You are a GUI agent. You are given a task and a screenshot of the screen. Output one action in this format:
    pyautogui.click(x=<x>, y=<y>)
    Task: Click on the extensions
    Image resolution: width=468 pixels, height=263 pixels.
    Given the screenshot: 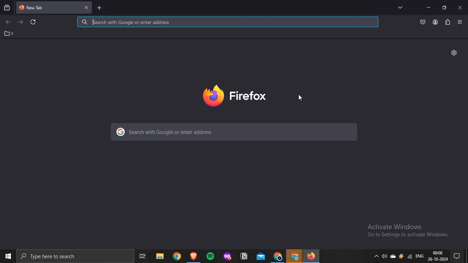 What is the action you would take?
    pyautogui.click(x=448, y=23)
    